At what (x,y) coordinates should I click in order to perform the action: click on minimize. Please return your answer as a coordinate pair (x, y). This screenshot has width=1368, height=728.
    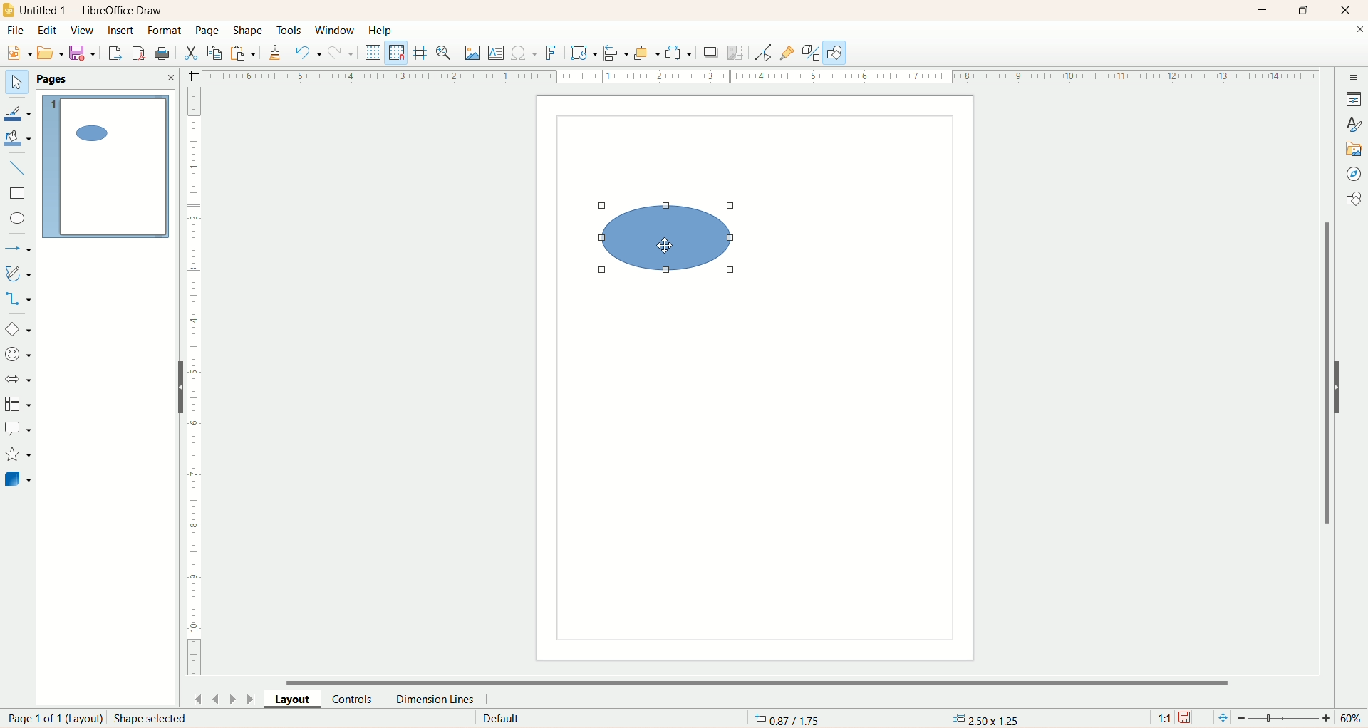
    Looking at the image, I should click on (1266, 9).